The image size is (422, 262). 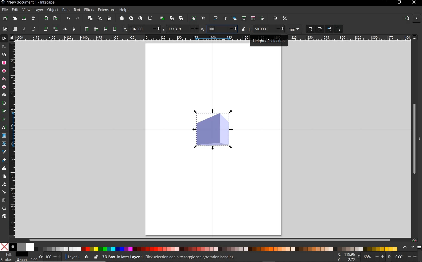 What do you see at coordinates (40, 255) in the screenshot?
I see `nothing selected` at bounding box center [40, 255].